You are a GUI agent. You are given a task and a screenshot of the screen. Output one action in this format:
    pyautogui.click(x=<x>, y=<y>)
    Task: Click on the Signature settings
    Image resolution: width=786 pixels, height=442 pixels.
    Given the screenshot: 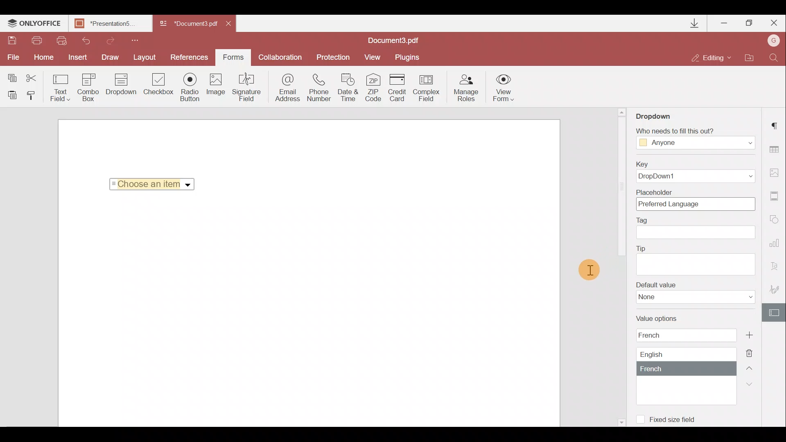 What is the action you would take?
    pyautogui.click(x=776, y=291)
    